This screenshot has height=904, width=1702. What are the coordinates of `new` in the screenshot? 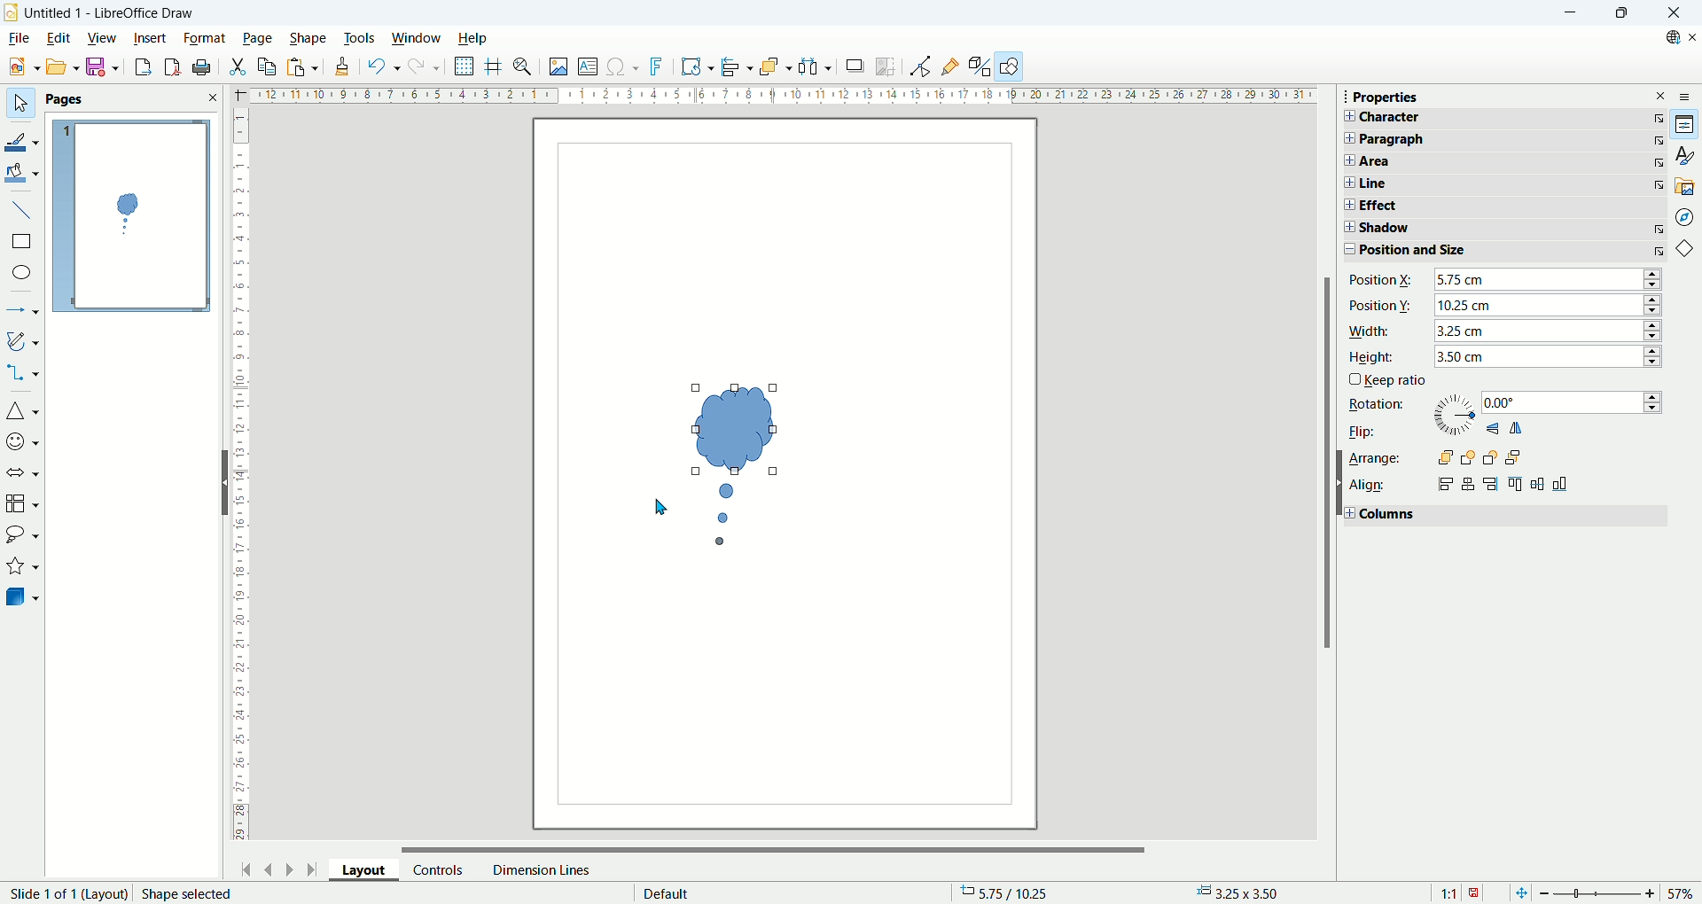 It's located at (20, 67).